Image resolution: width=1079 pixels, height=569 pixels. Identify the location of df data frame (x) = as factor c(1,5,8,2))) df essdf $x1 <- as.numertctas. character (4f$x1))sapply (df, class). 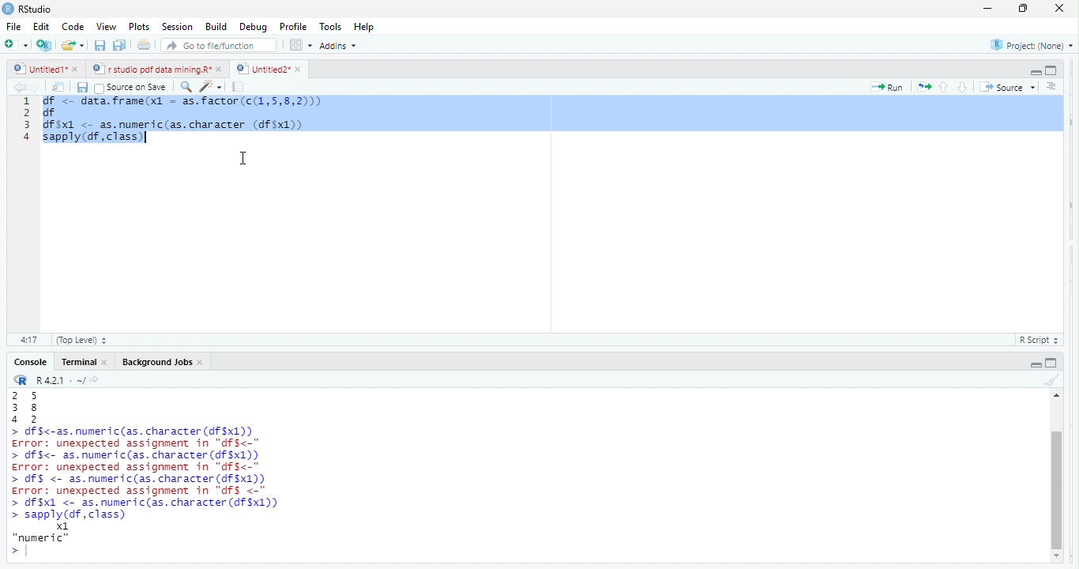
(558, 120).